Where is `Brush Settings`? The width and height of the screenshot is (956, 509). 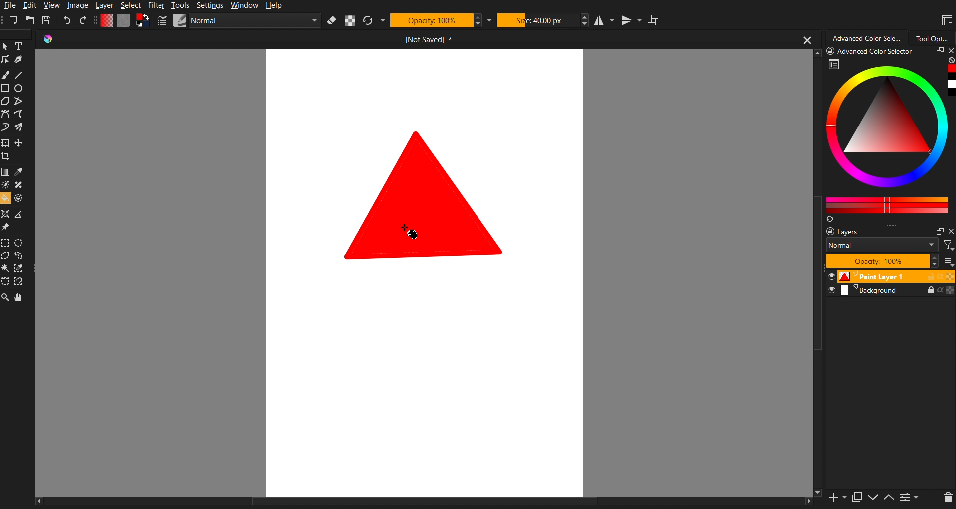
Brush Settings is located at coordinates (240, 21).